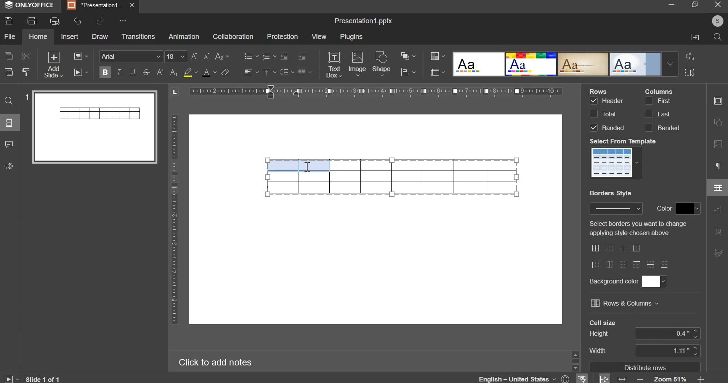 The height and width of the screenshot is (383, 728). What do you see at coordinates (26, 56) in the screenshot?
I see `cut` at bounding box center [26, 56].